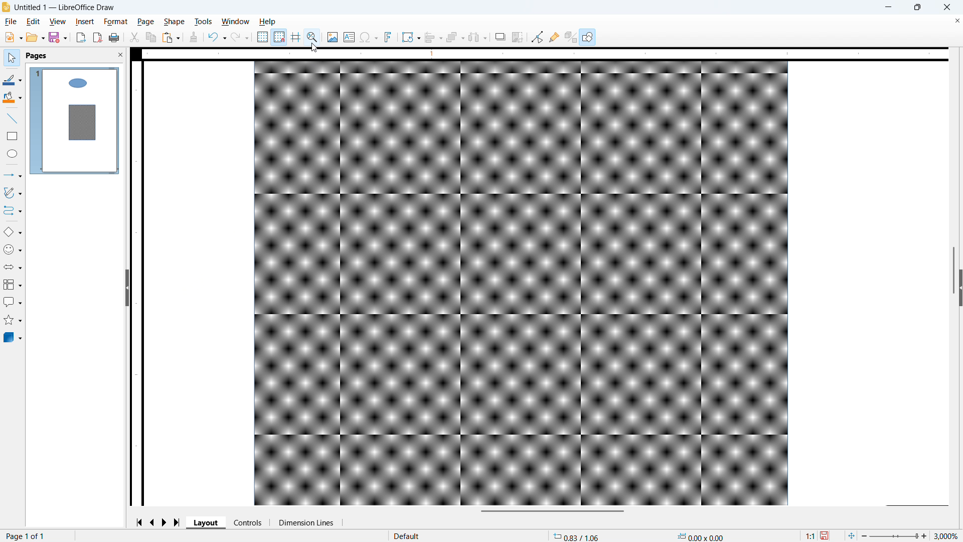  What do you see at coordinates (35, 38) in the screenshot?
I see `open ` at bounding box center [35, 38].